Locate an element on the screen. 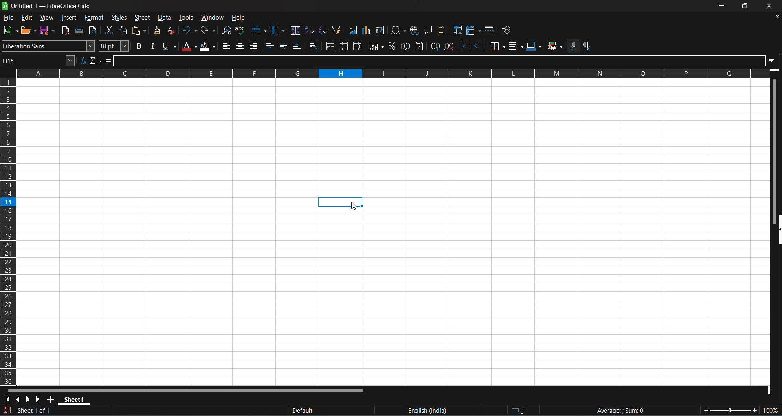  underlinr is located at coordinates (170, 46).